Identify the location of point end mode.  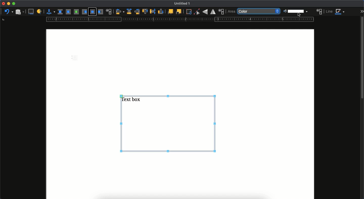
(197, 12).